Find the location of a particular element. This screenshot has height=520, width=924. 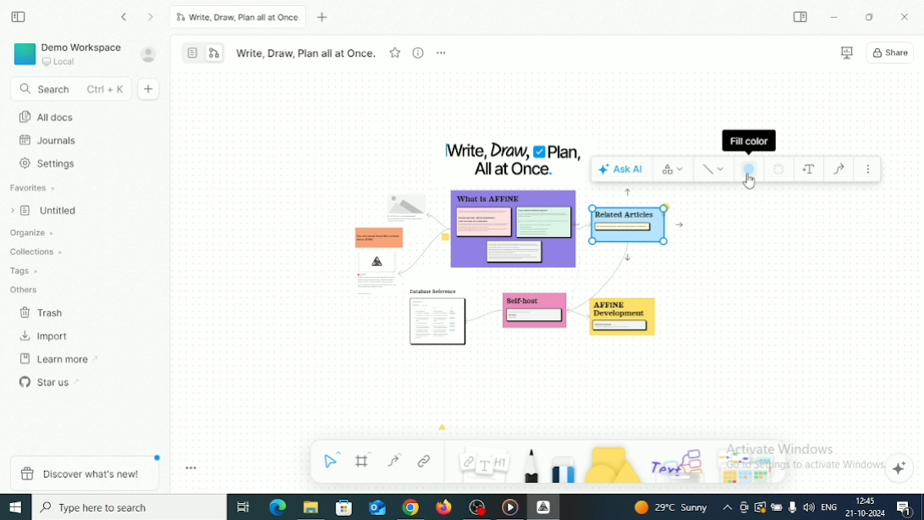

Star us is located at coordinates (50, 381).